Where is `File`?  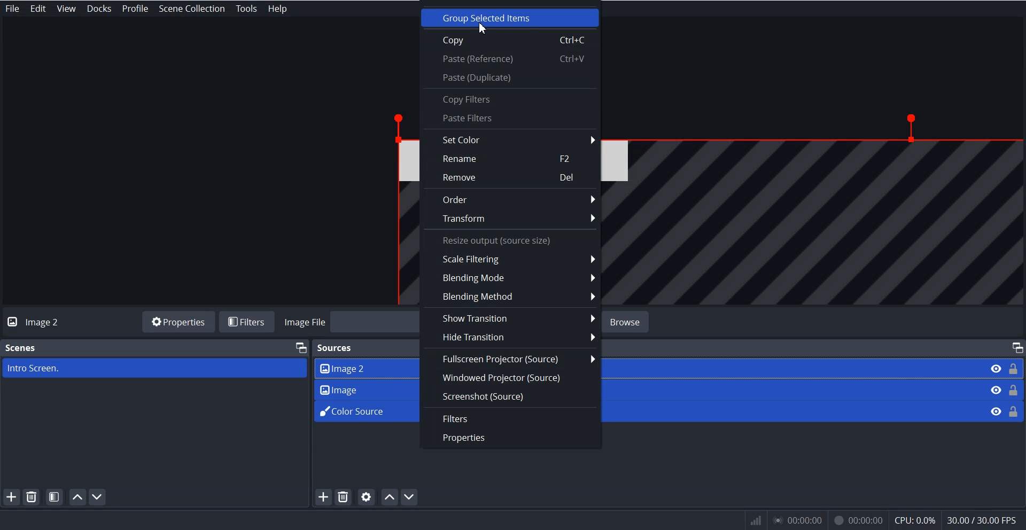 File is located at coordinates (13, 9).